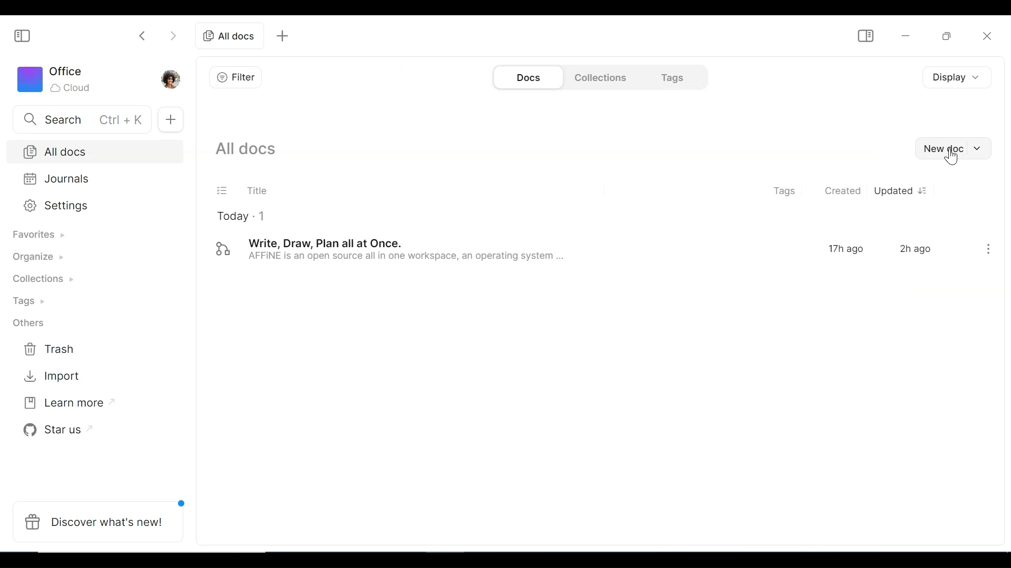  I want to click on minimize, so click(905, 35).